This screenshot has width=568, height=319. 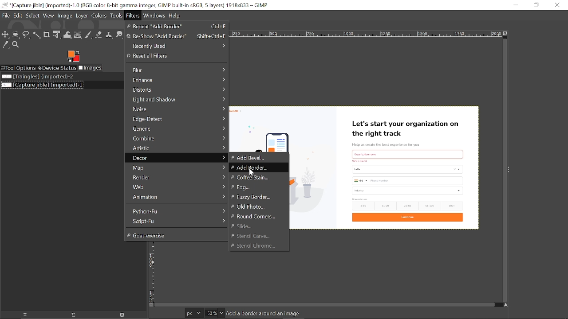 I want to click on Fuzzy Border, so click(x=251, y=197).